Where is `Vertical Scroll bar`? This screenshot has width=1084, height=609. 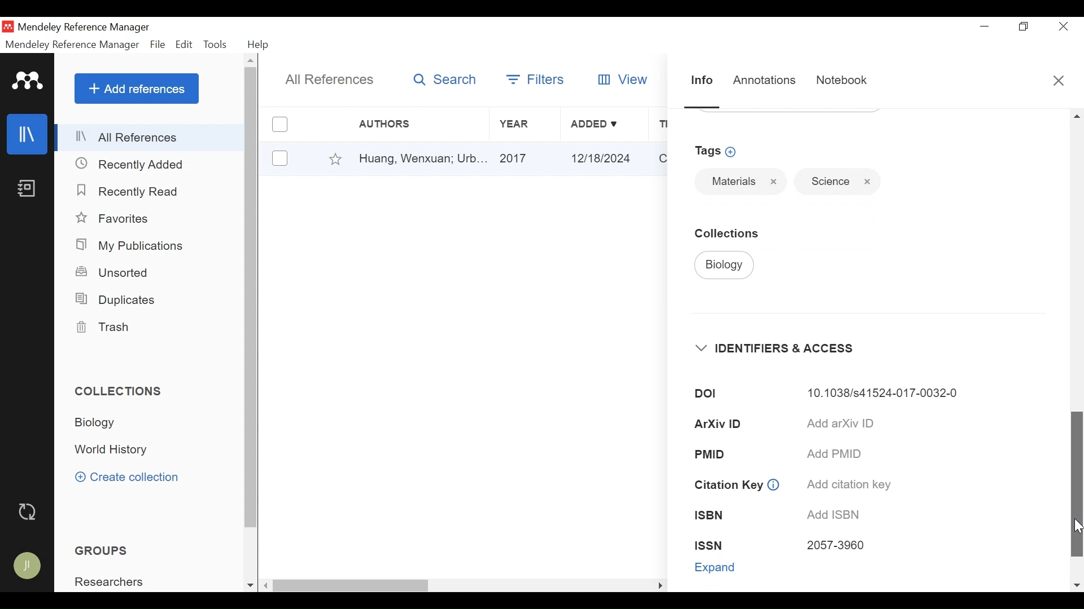 Vertical Scroll bar is located at coordinates (1076, 483).